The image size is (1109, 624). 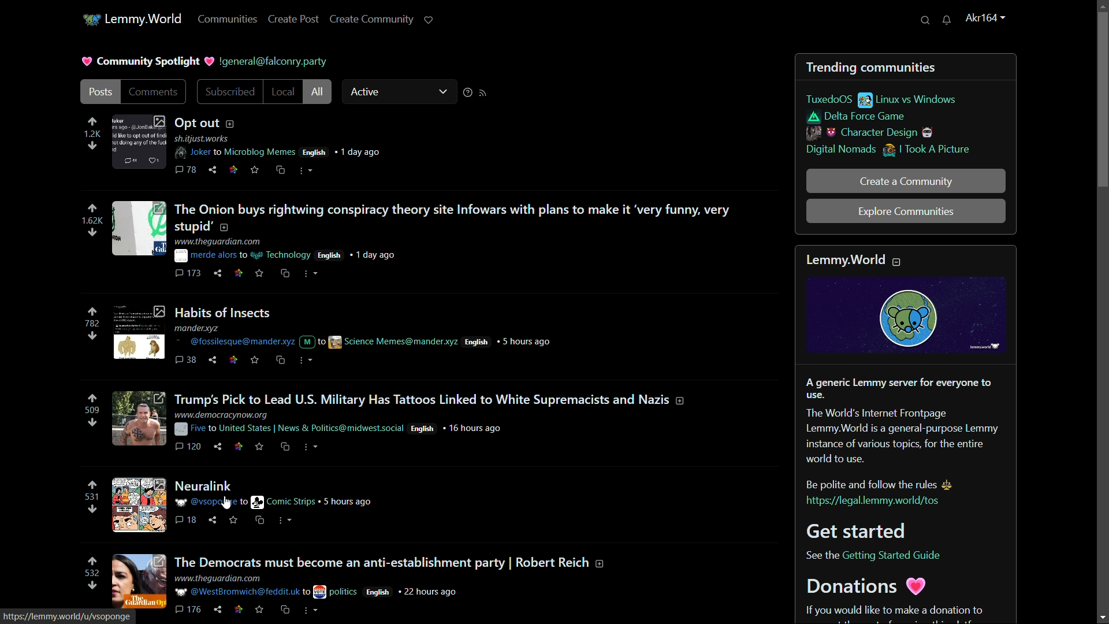 I want to click on share, so click(x=218, y=448).